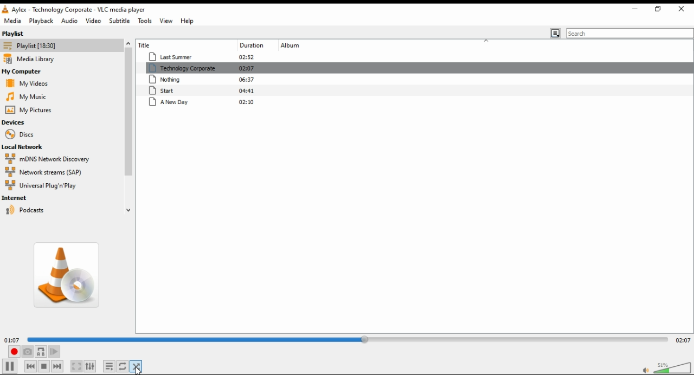 The image size is (694, 375). Describe the element at coordinates (42, 21) in the screenshot. I see `playback` at that location.